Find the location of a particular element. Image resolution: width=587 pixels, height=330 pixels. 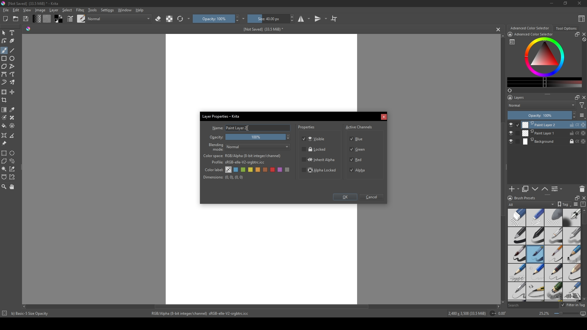

transform is located at coordinates (4, 92).